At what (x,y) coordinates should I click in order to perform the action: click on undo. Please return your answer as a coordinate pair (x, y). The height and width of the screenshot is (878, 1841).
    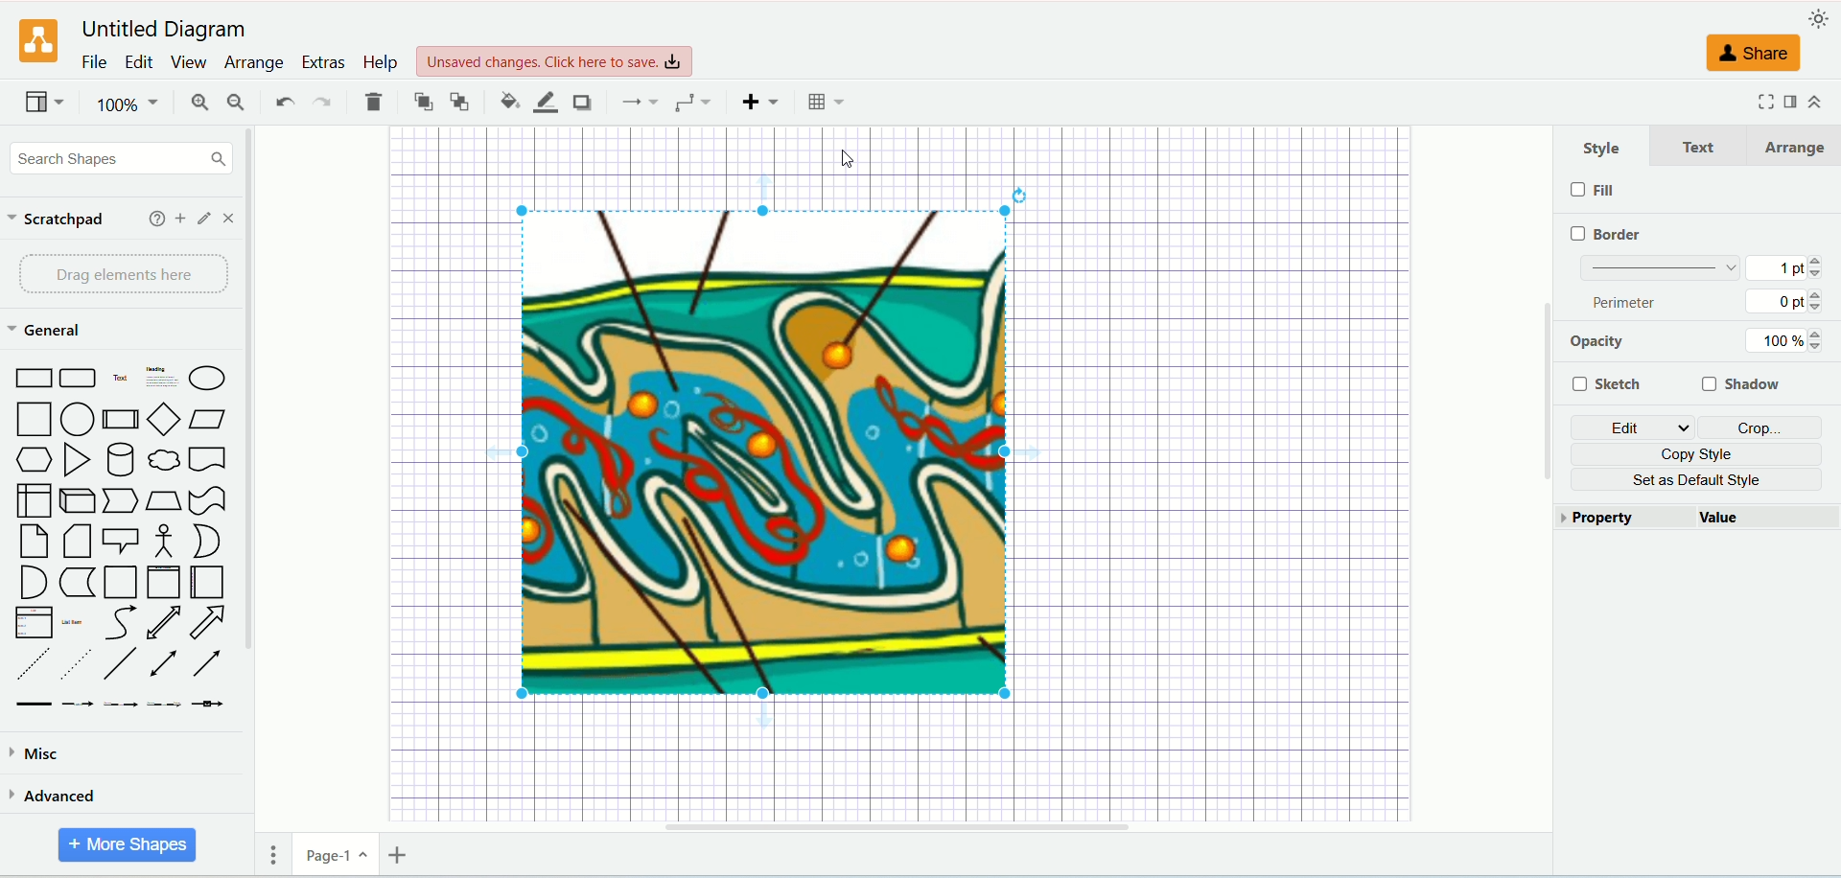
    Looking at the image, I should click on (280, 101).